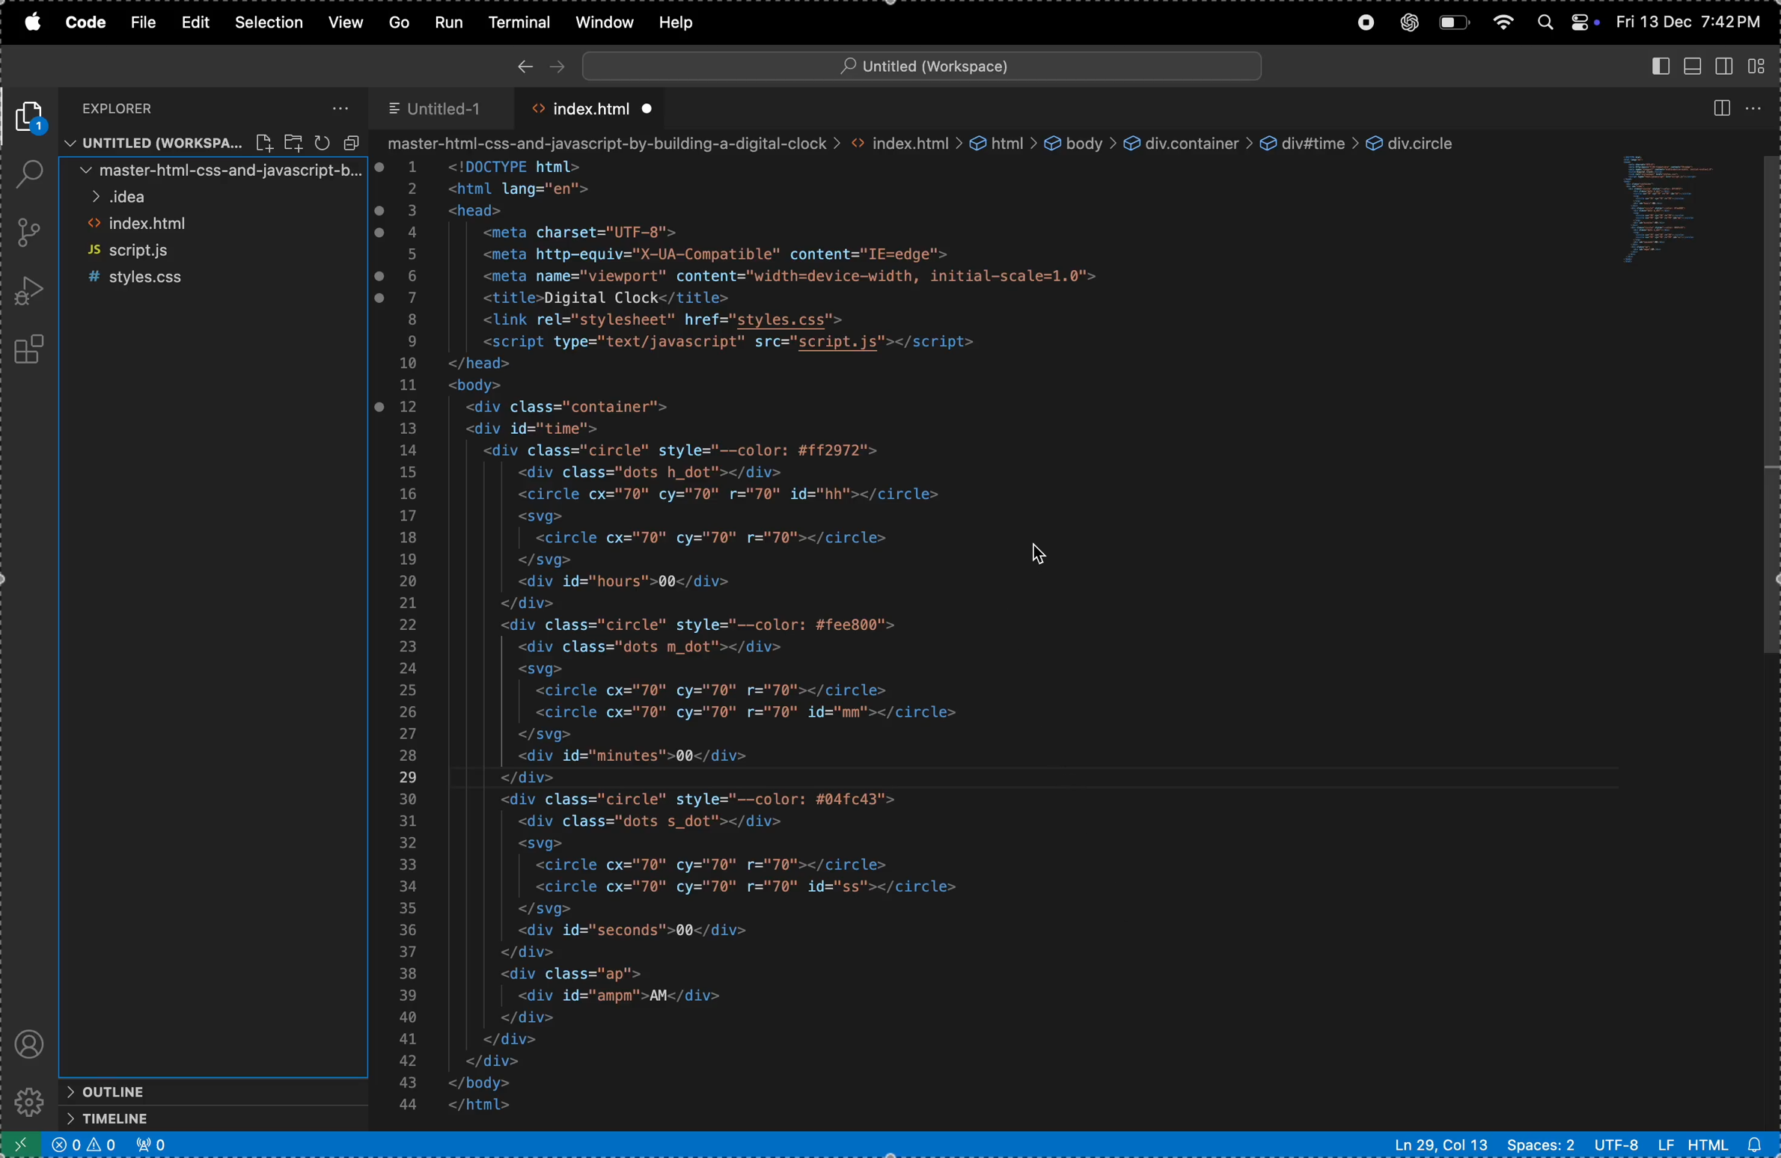 This screenshot has width=1781, height=1158. I want to click on apple widgets, so click(1566, 19).